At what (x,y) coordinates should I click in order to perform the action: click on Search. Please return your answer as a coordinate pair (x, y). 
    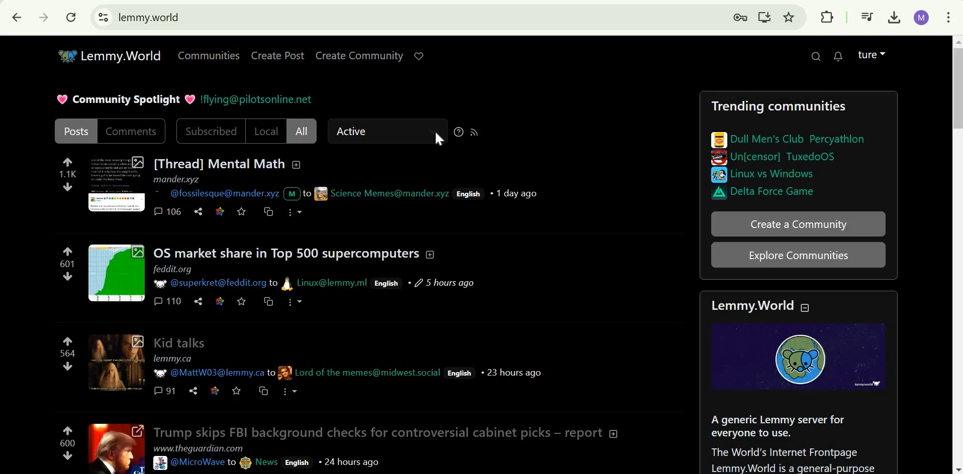
    Looking at the image, I should click on (814, 56).